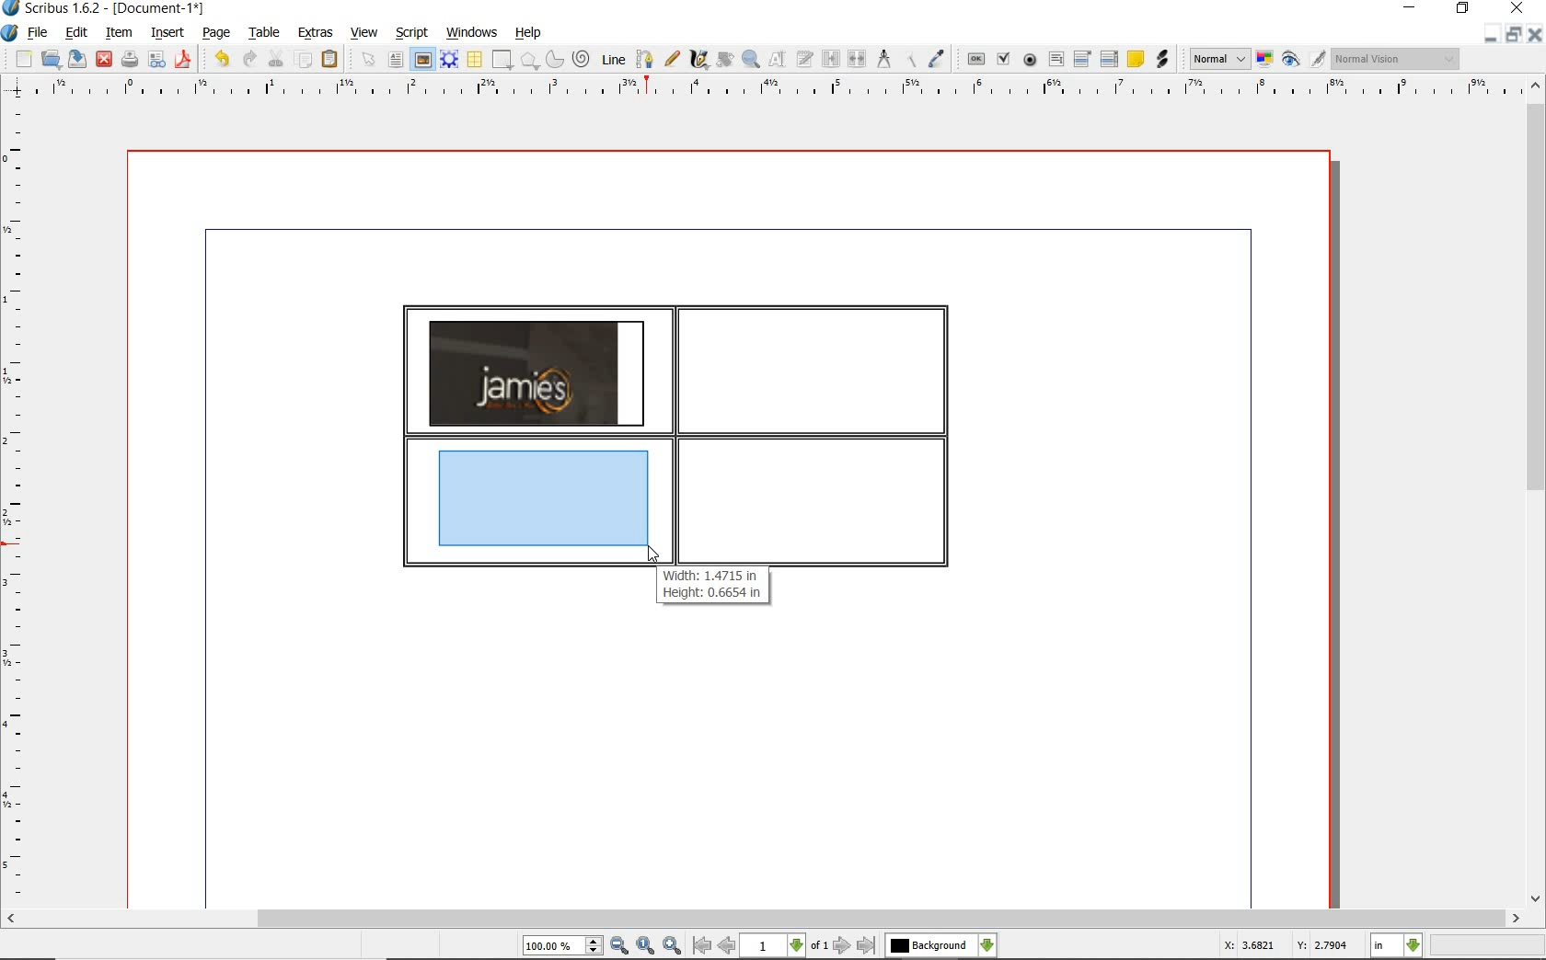 The width and height of the screenshot is (1546, 960). What do you see at coordinates (182, 59) in the screenshot?
I see `save as pdf` at bounding box center [182, 59].